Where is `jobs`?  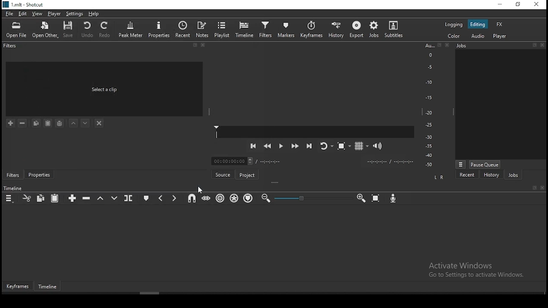
jobs is located at coordinates (373, 30).